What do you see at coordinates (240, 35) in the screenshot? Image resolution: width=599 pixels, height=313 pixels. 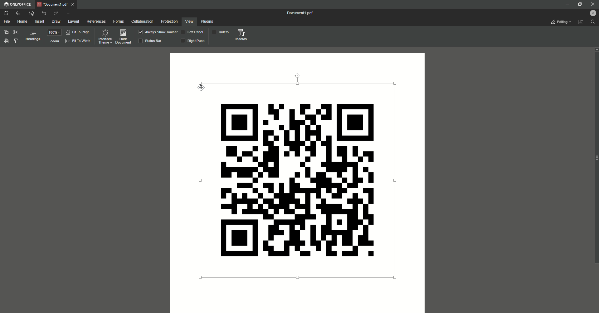 I see `Macros` at bounding box center [240, 35].